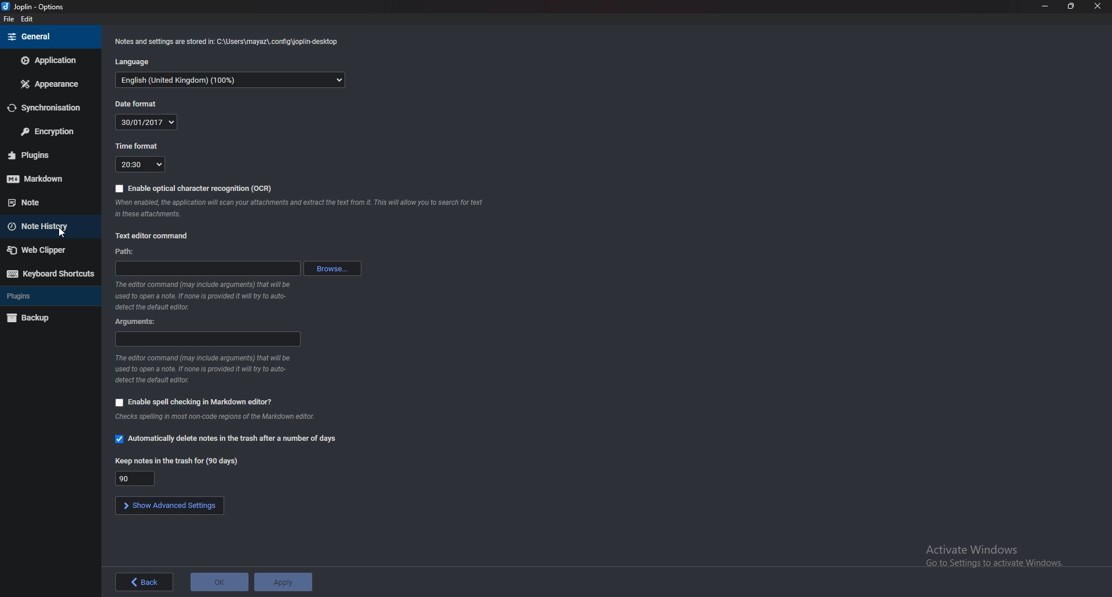 The width and height of the screenshot is (1112, 597). Describe the element at coordinates (47, 178) in the screenshot. I see `Mark down` at that location.